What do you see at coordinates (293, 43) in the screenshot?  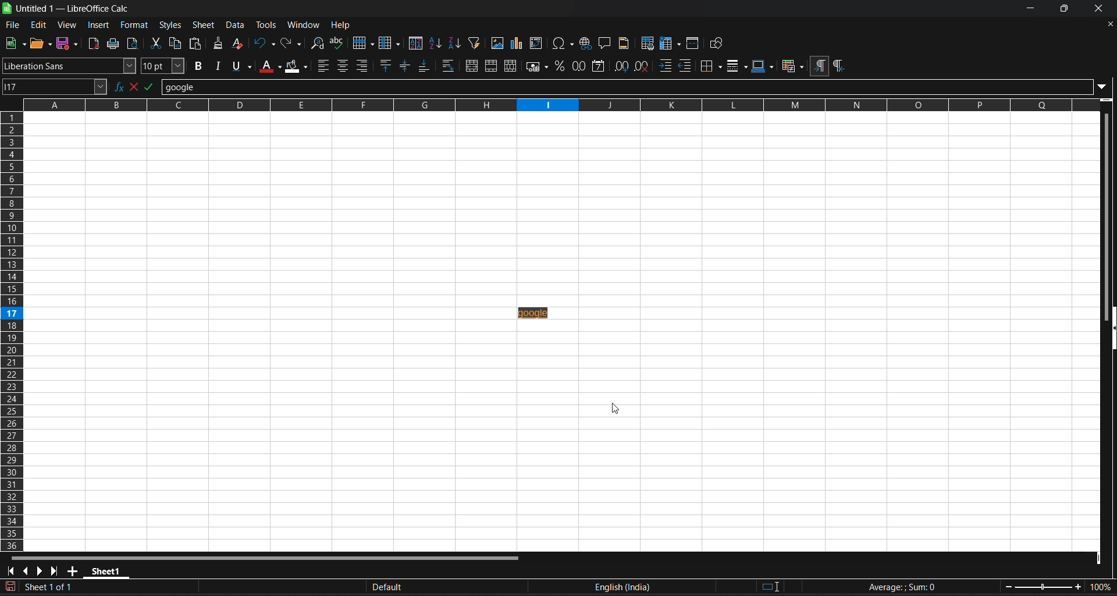 I see `redo` at bounding box center [293, 43].